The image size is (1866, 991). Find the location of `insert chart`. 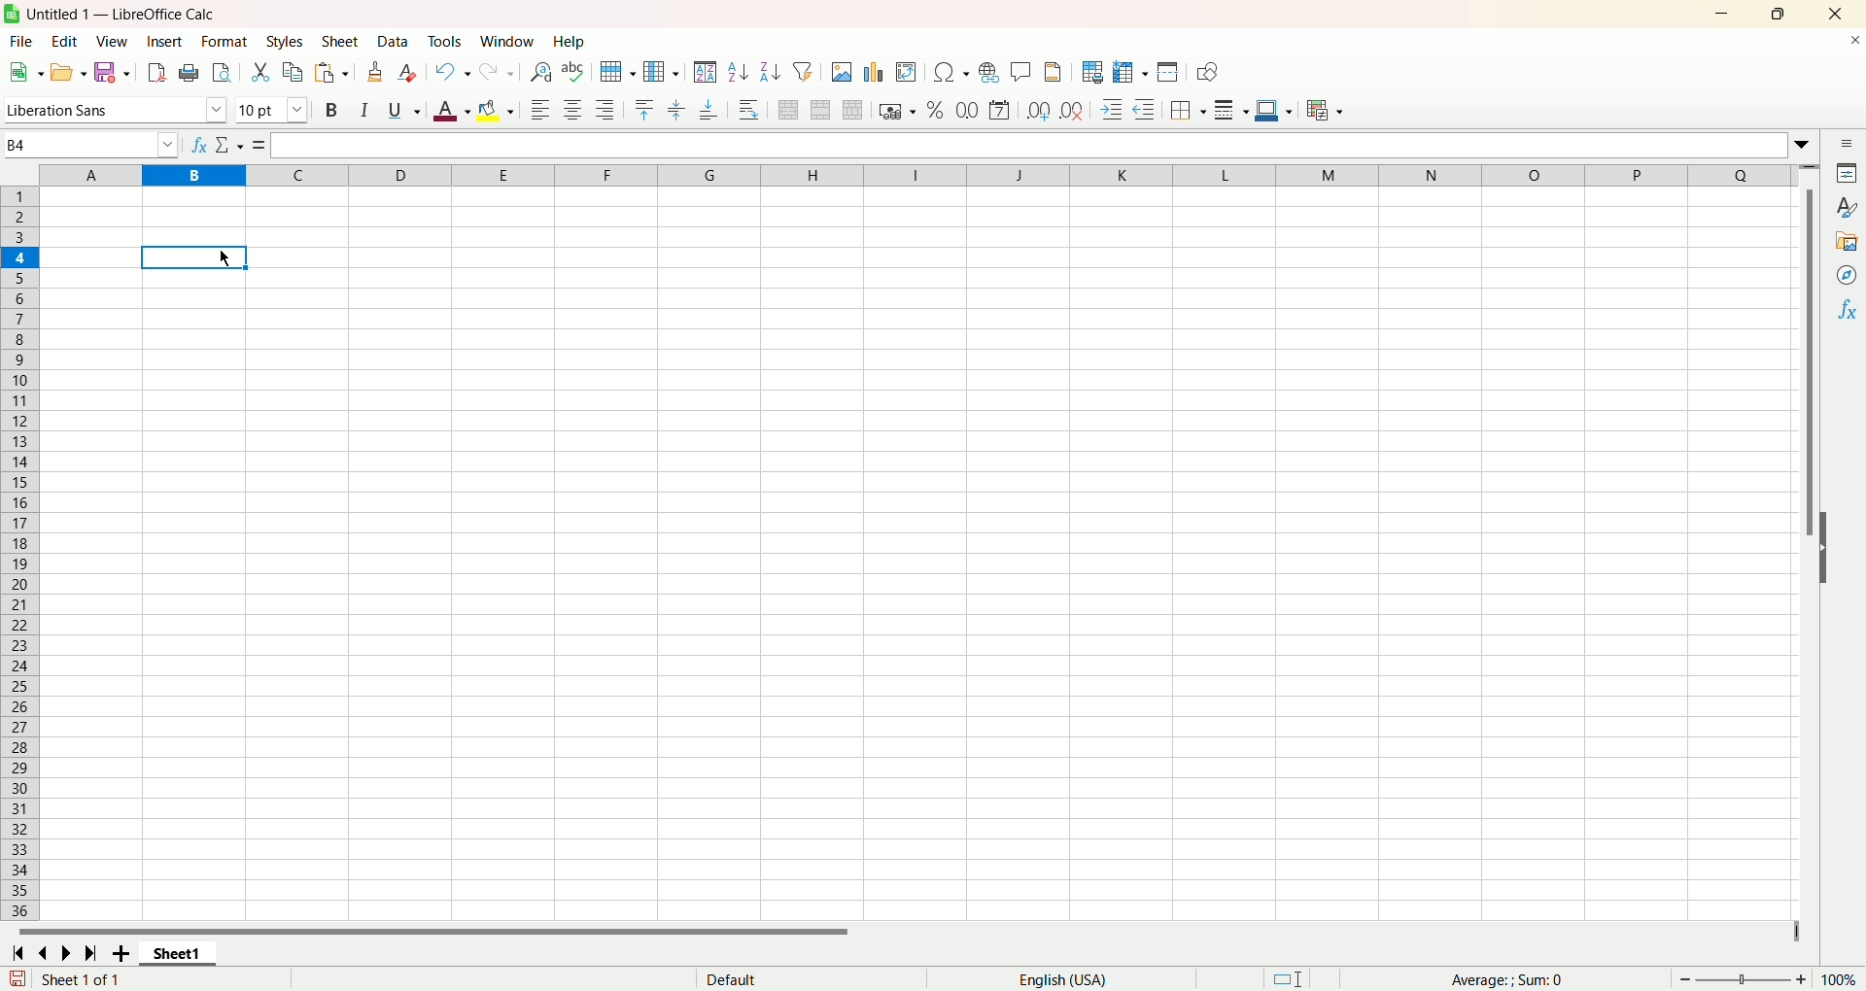

insert chart is located at coordinates (876, 74).